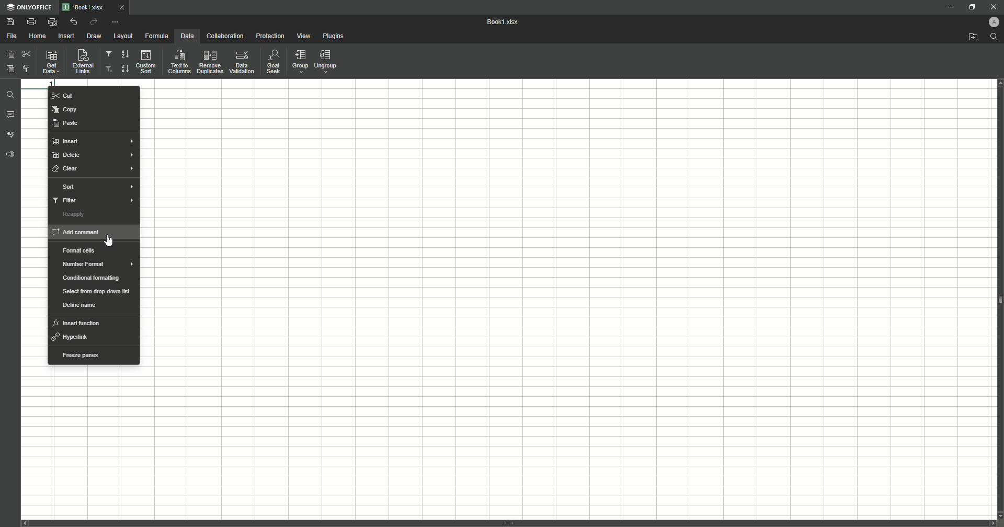  What do you see at coordinates (73, 337) in the screenshot?
I see `Hyperlink` at bounding box center [73, 337].